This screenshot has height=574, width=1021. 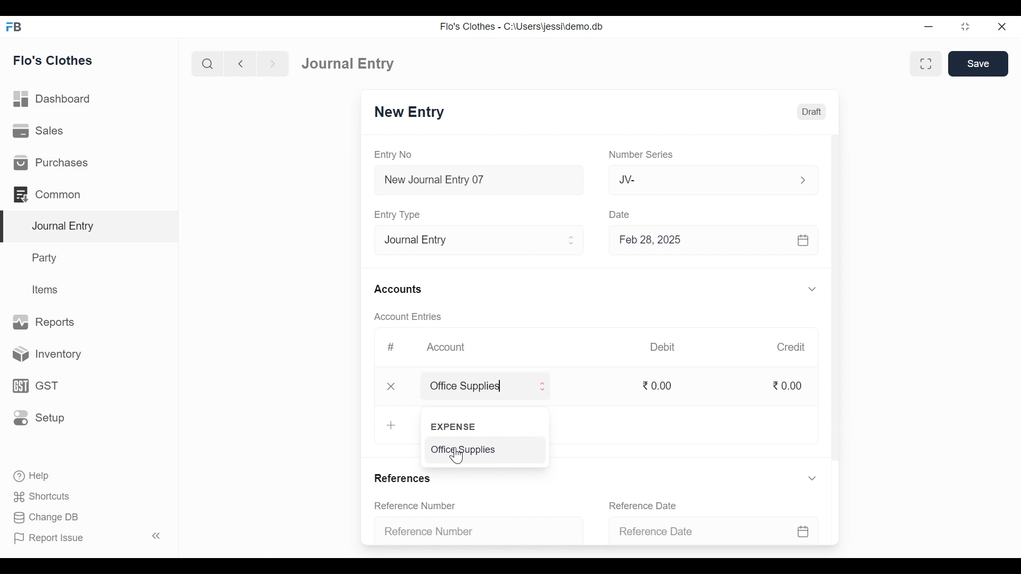 I want to click on Credit, so click(x=792, y=348).